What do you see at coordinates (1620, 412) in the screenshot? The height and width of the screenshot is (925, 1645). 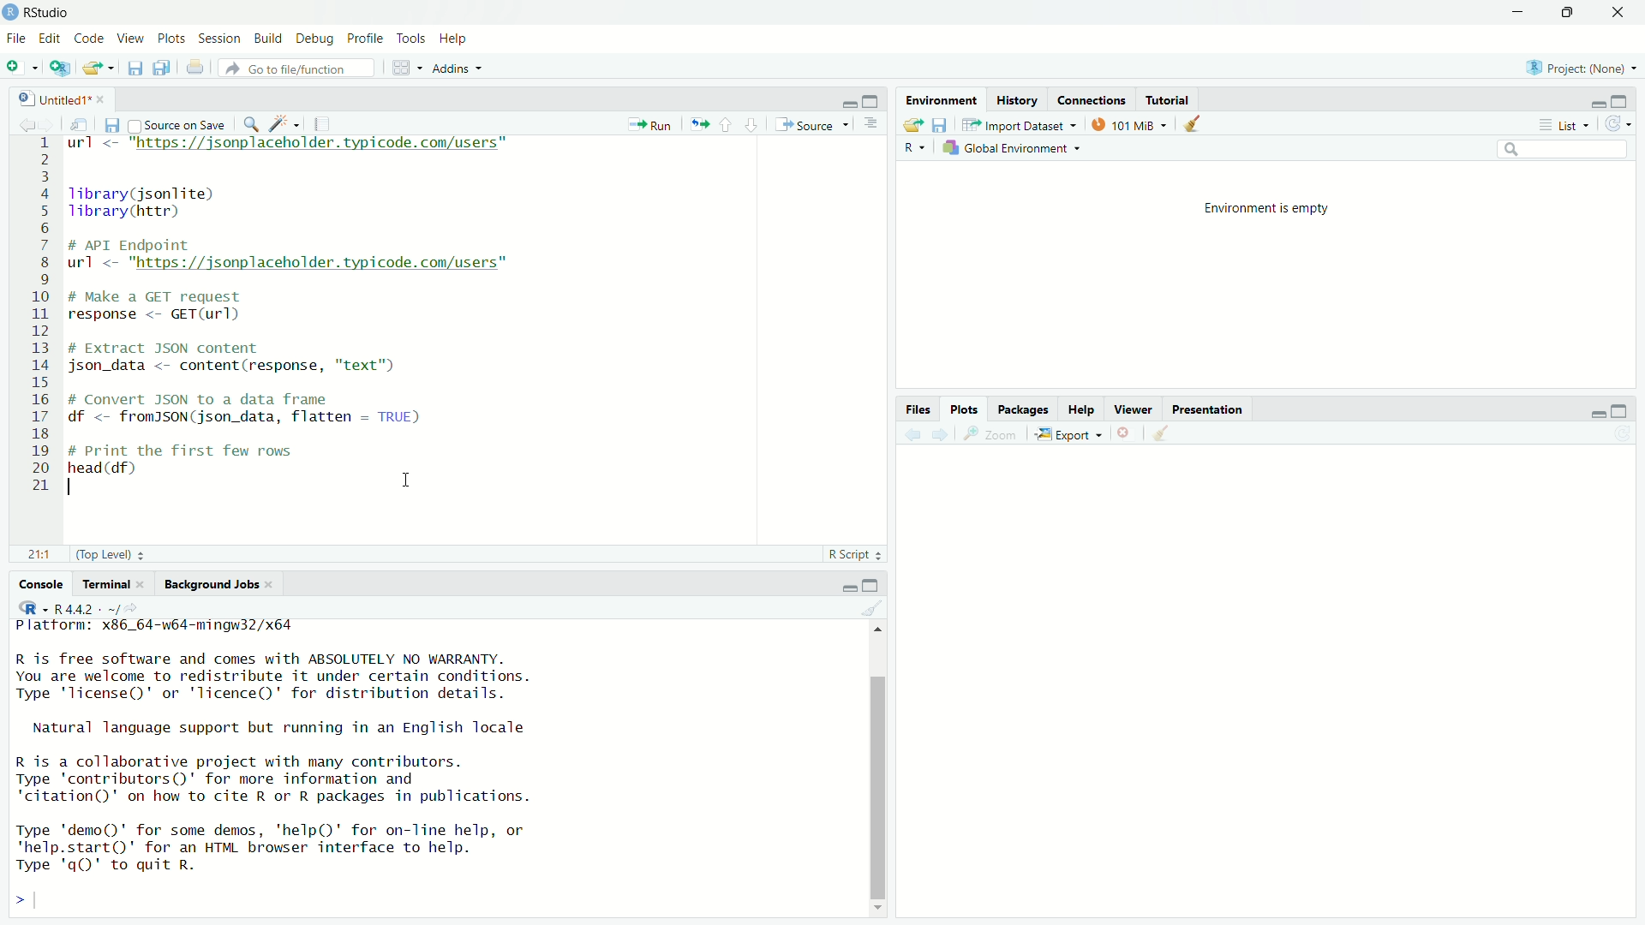 I see `Maximize` at bounding box center [1620, 412].